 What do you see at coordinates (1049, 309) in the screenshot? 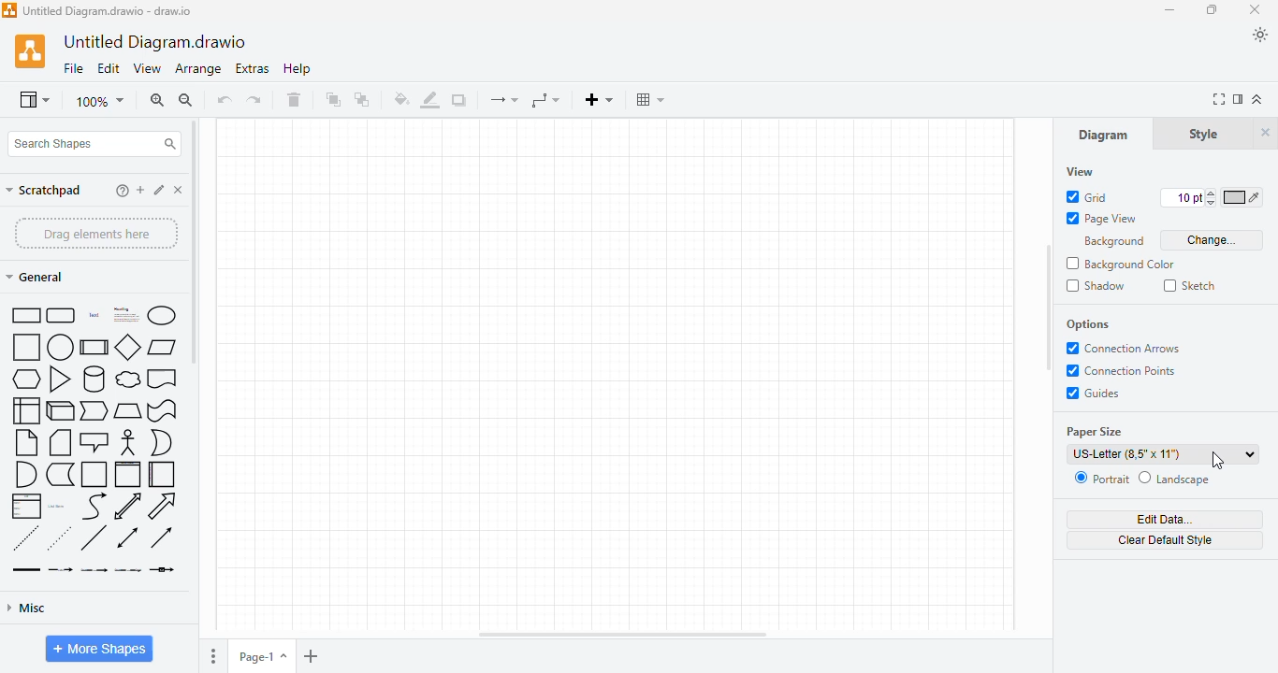
I see `vertical scroll bar` at bounding box center [1049, 309].